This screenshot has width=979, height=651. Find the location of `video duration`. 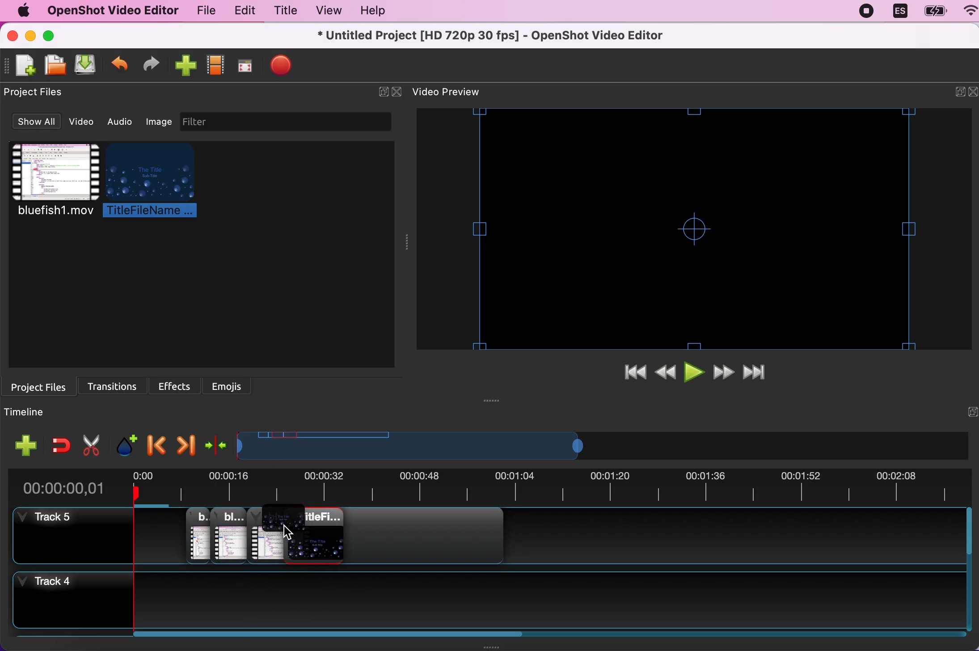

video duration is located at coordinates (550, 488).